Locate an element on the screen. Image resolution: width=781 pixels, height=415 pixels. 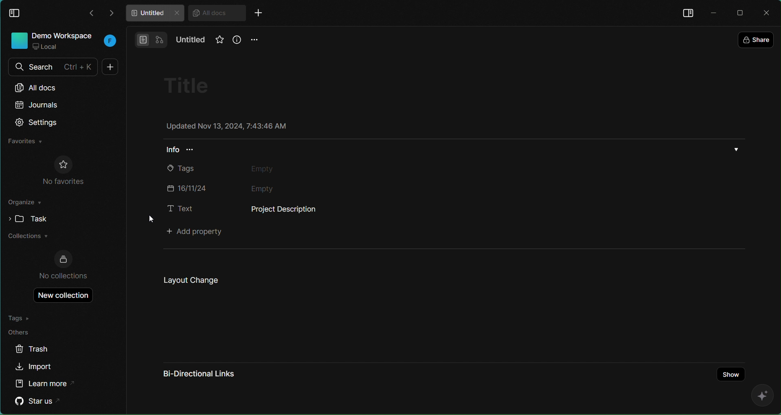
bookmark is located at coordinates (217, 43).